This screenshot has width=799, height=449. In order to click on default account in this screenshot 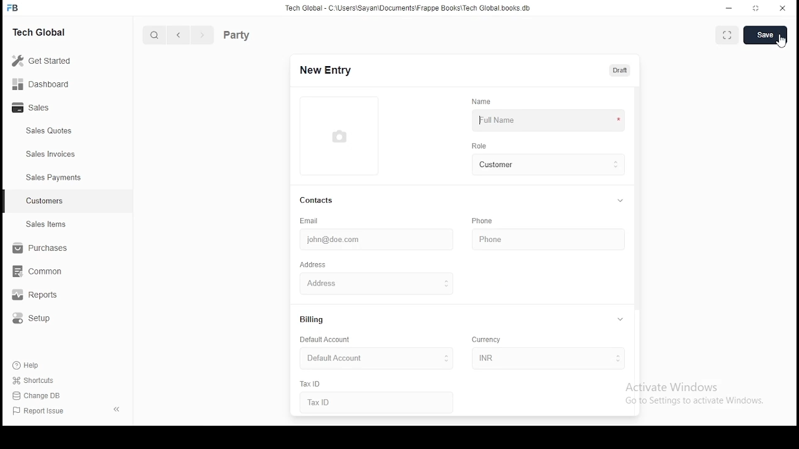, I will do `click(324, 340)`.